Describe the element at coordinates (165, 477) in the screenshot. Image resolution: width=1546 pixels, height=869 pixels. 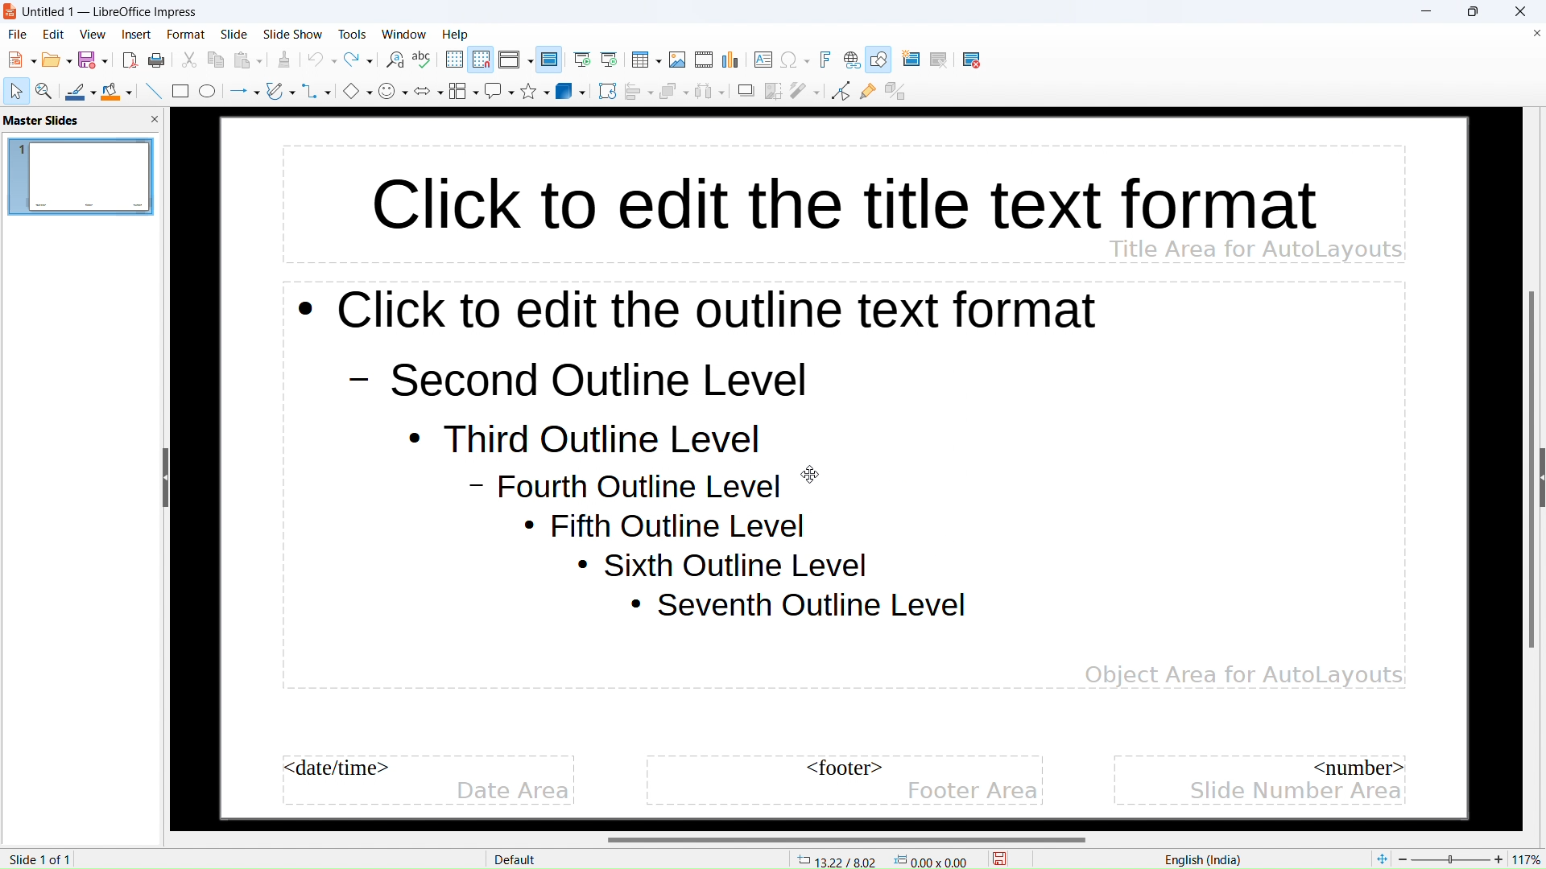
I see `hide sidebar` at that location.